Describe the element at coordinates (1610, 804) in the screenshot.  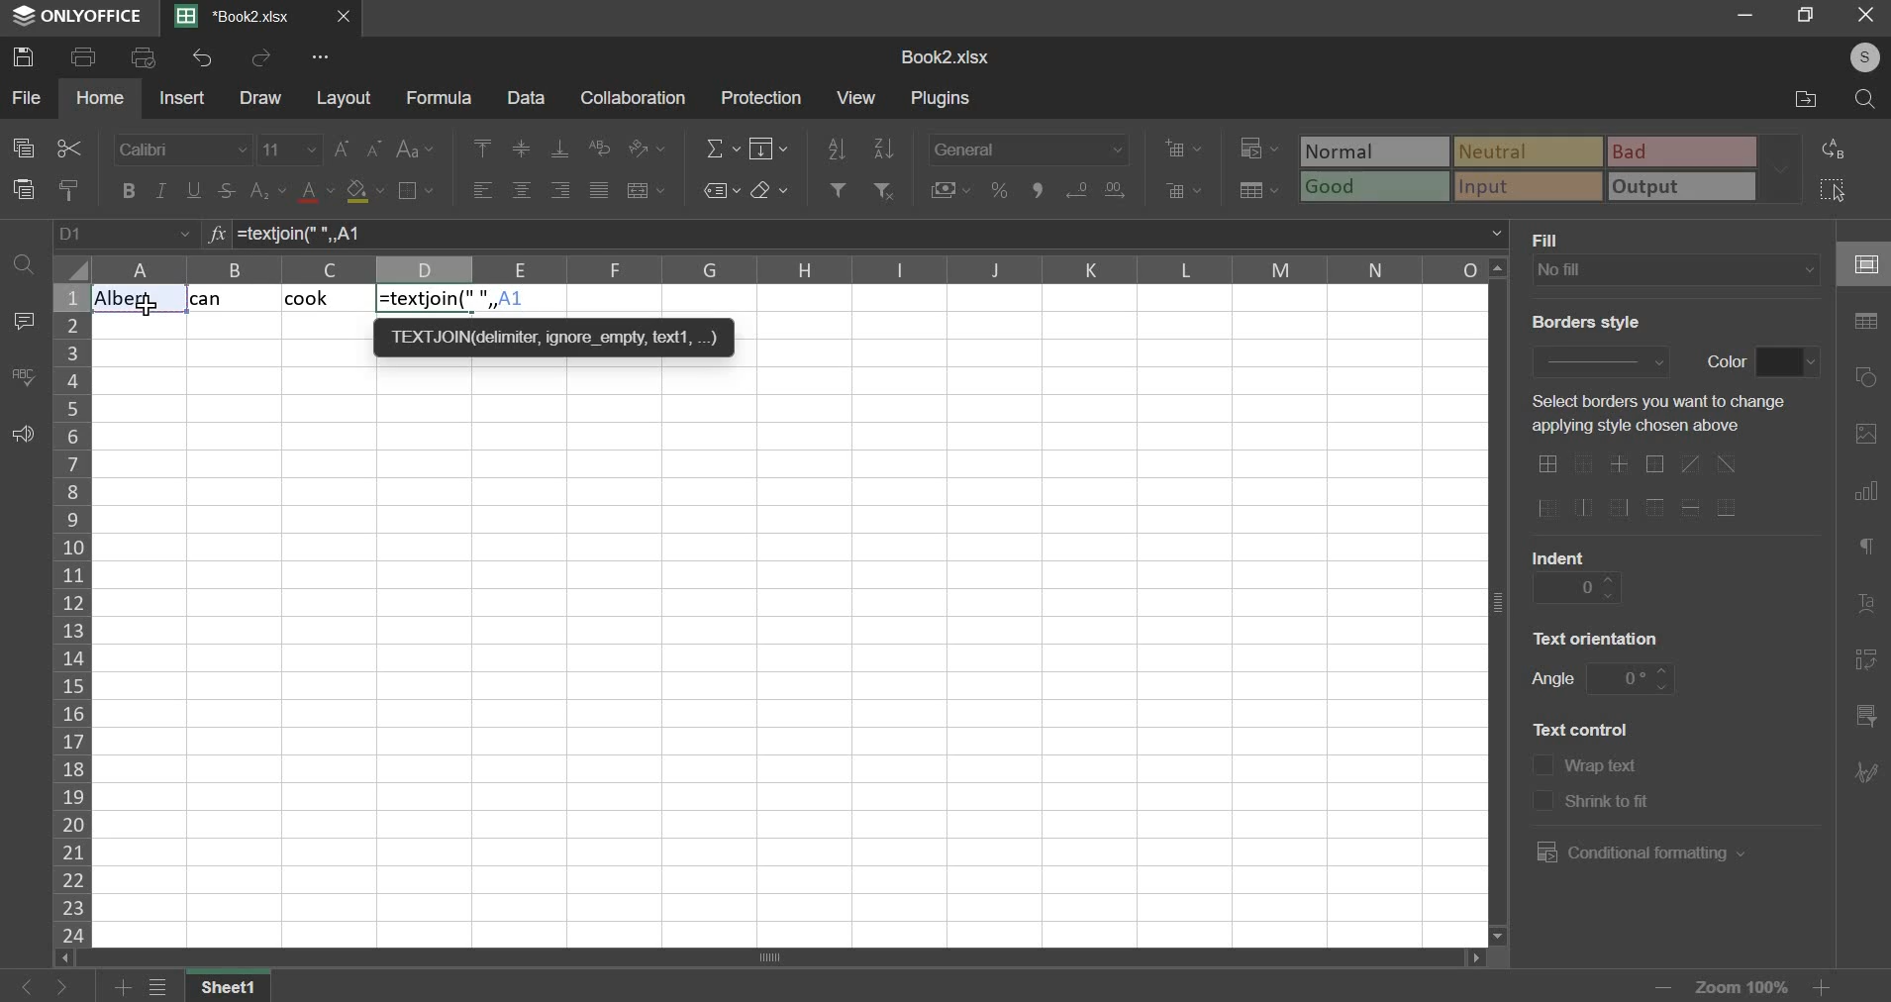
I see `text` at that location.